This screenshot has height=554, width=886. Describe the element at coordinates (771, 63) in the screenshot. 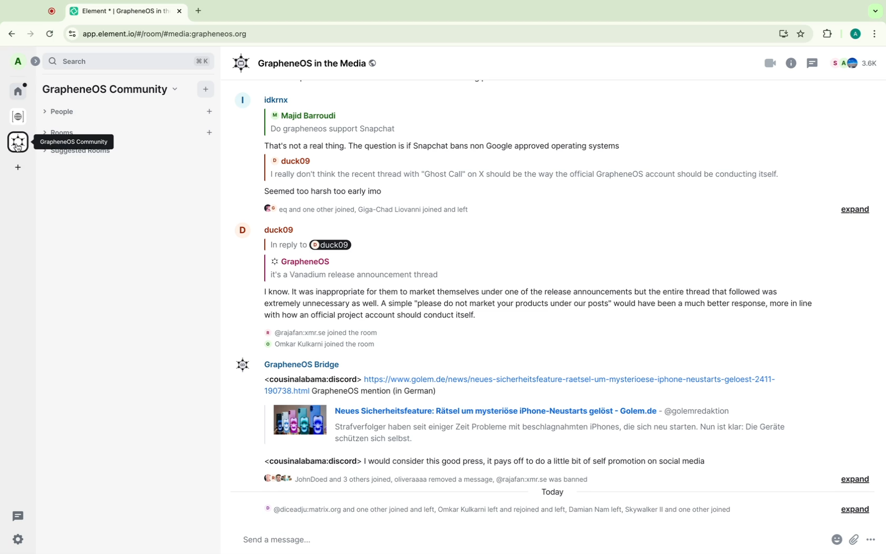

I see `video` at that location.